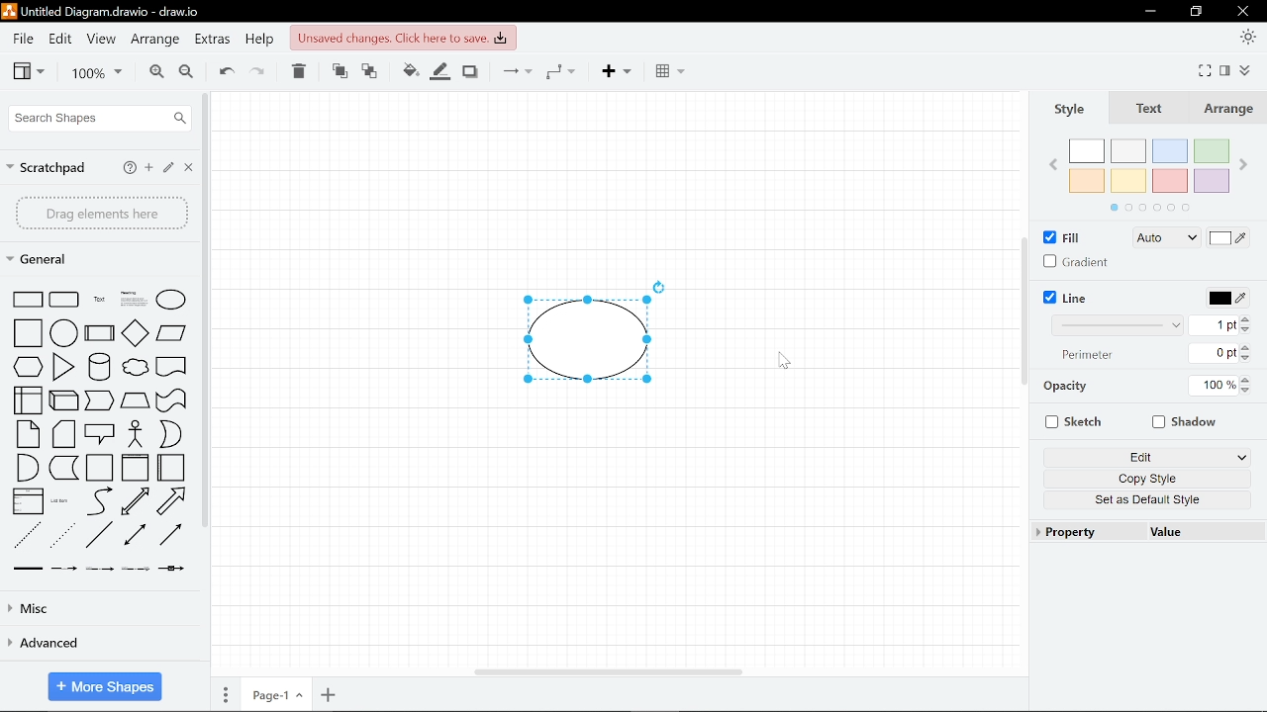 Image resolution: width=1267 pixels, height=712 pixels. I want to click on Sketch, so click(1070, 421).